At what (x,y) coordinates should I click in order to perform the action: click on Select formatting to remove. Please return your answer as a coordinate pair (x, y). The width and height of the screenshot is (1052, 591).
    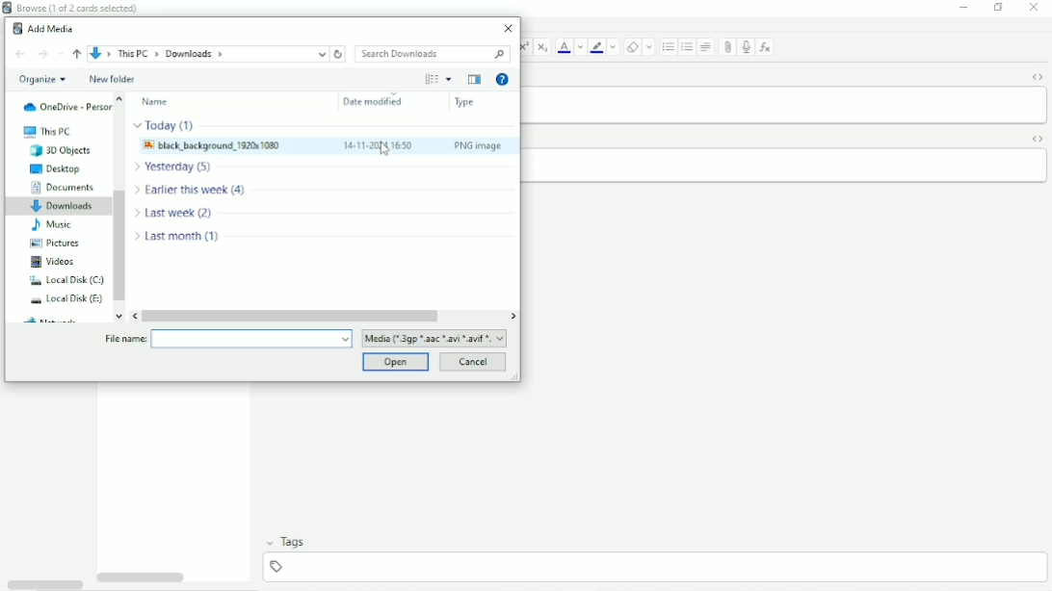
    Looking at the image, I should click on (650, 47).